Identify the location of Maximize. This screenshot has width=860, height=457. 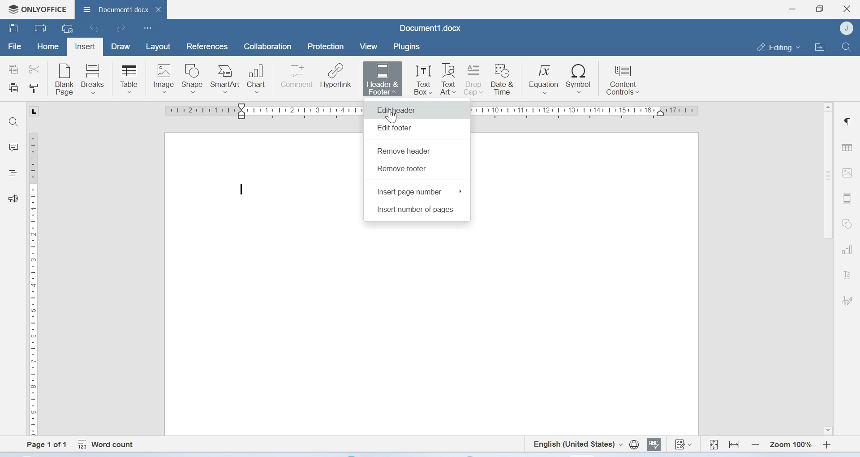
(820, 8).